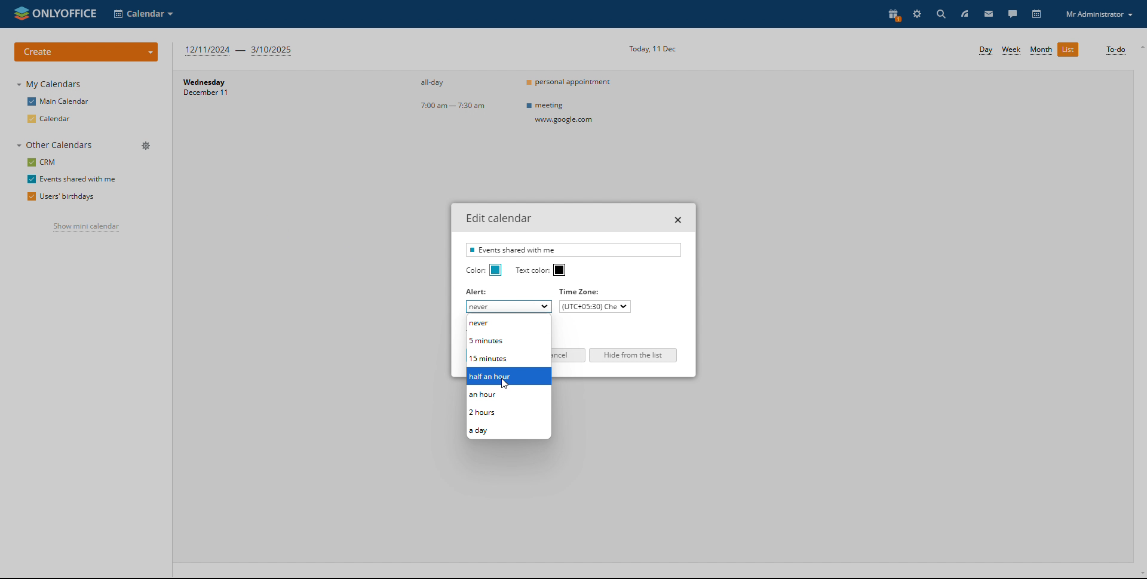 The image size is (1147, 579). I want to click on select application, so click(143, 13).